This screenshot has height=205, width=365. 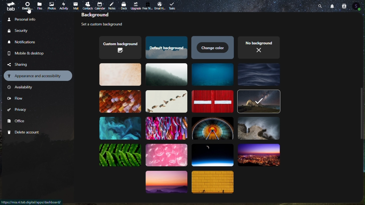 I want to click on Activity, so click(x=64, y=5).